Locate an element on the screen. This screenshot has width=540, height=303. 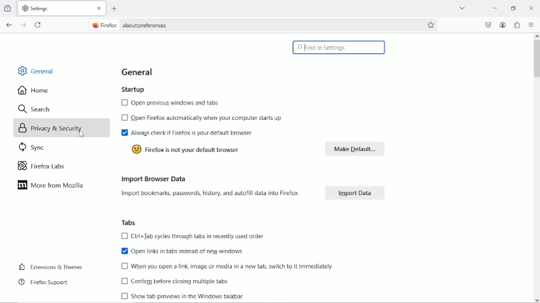
firefox labs is located at coordinates (40, 166).